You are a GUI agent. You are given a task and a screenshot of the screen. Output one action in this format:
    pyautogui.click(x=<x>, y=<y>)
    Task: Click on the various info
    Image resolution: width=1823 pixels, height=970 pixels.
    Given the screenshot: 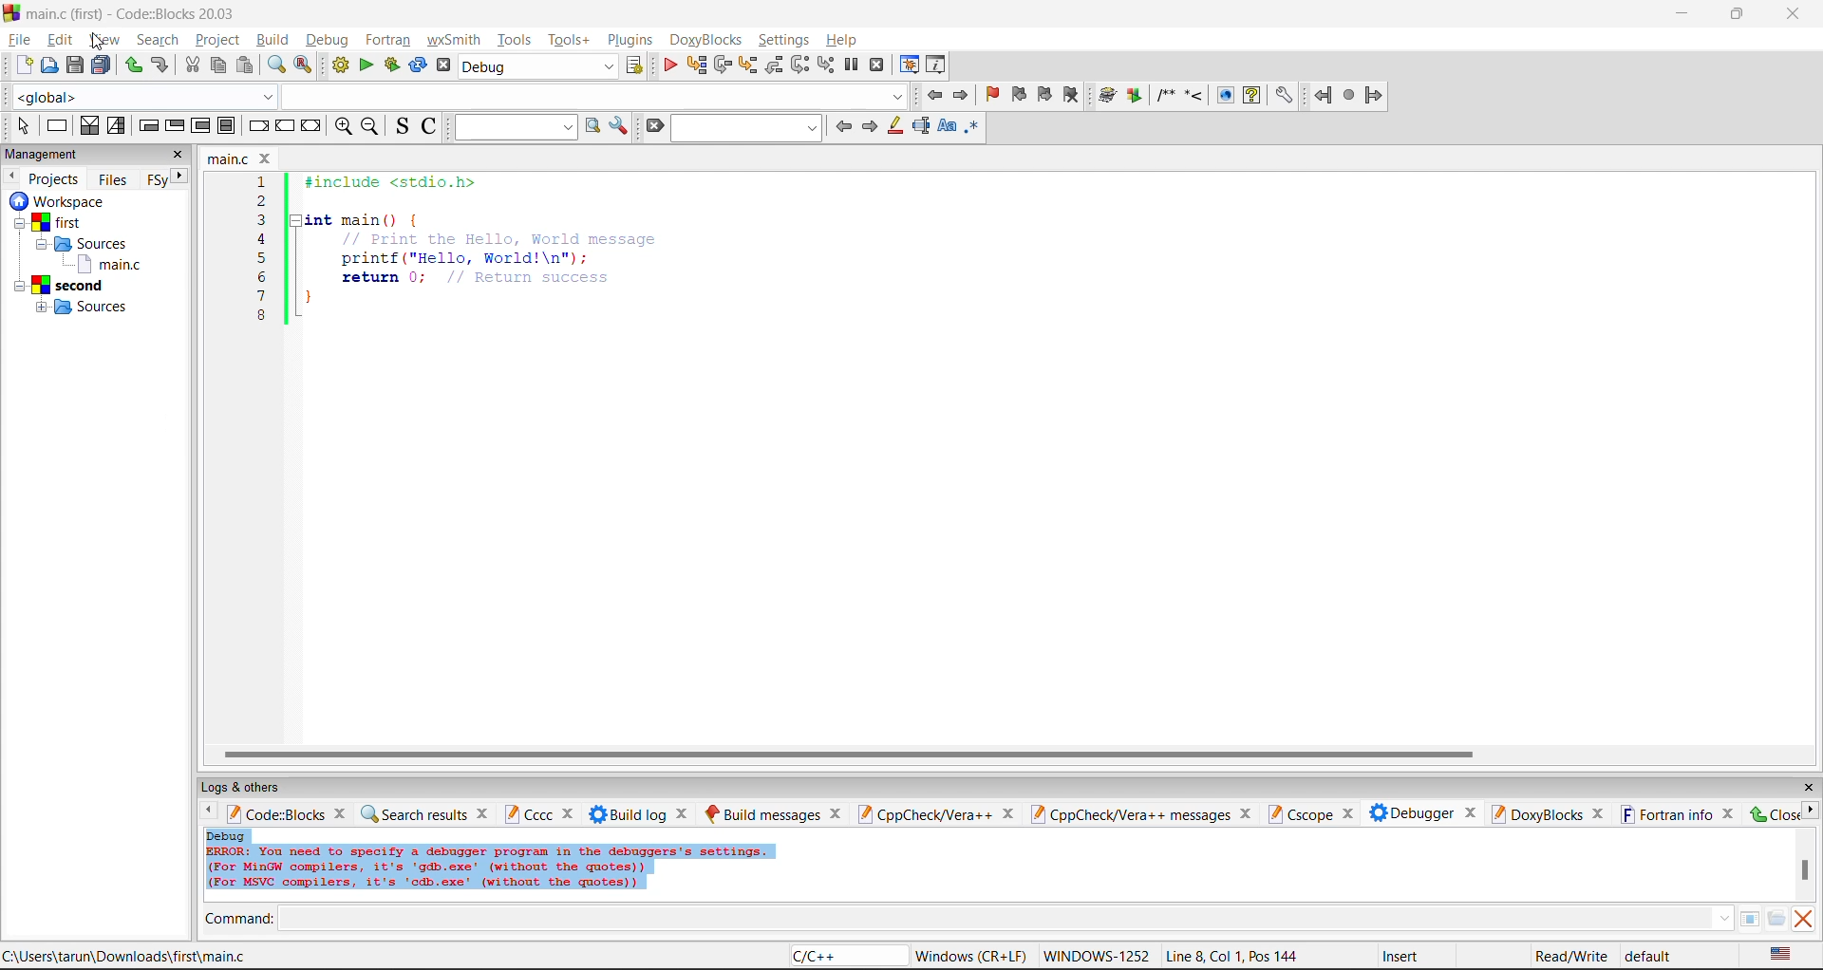 What is the action you would take?
    pyautogui.click(x=942, y=65)
    